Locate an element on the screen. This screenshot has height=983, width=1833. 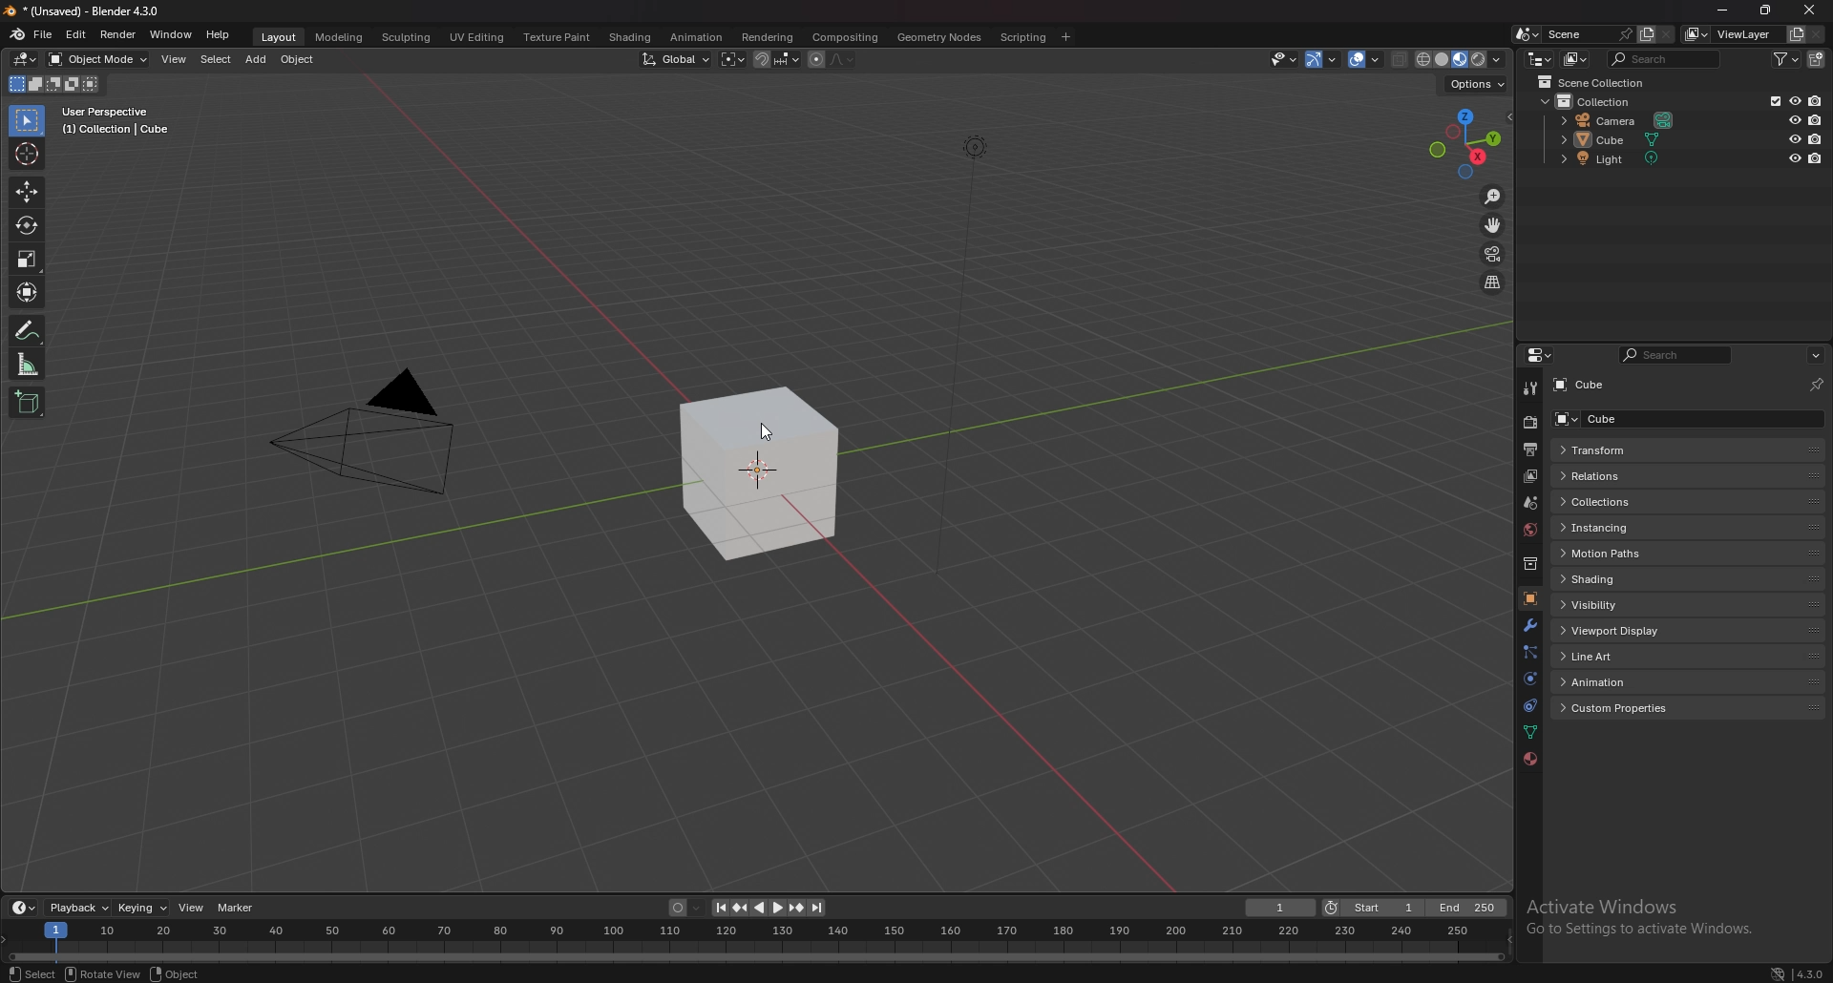
hide in viewport is located at coordinates (1793, 119).